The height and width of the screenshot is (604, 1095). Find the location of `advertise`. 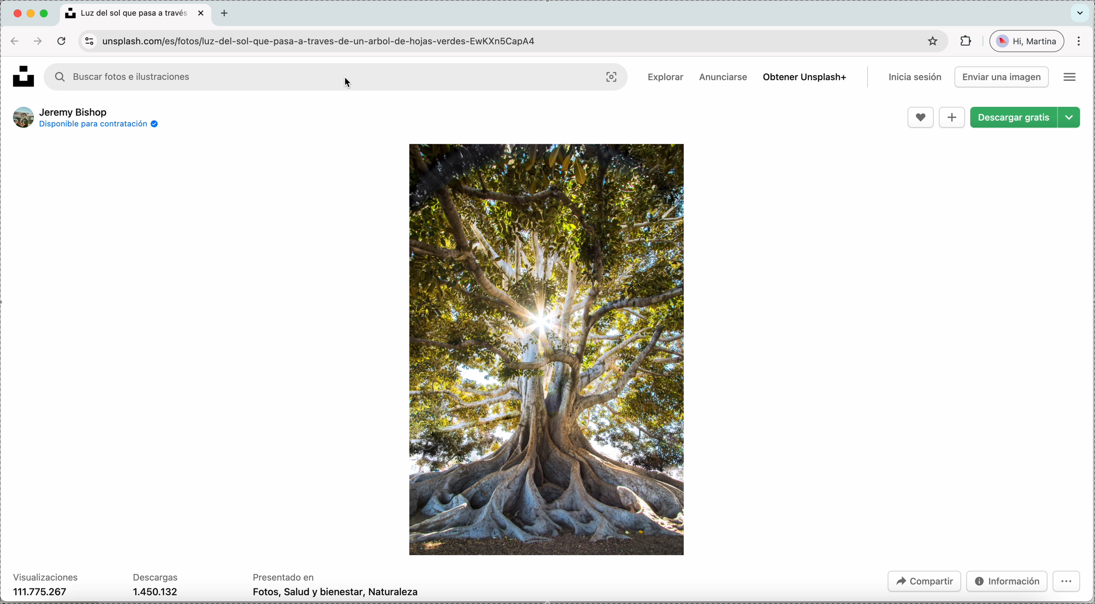

advertise is located at coordinates (724, 77).